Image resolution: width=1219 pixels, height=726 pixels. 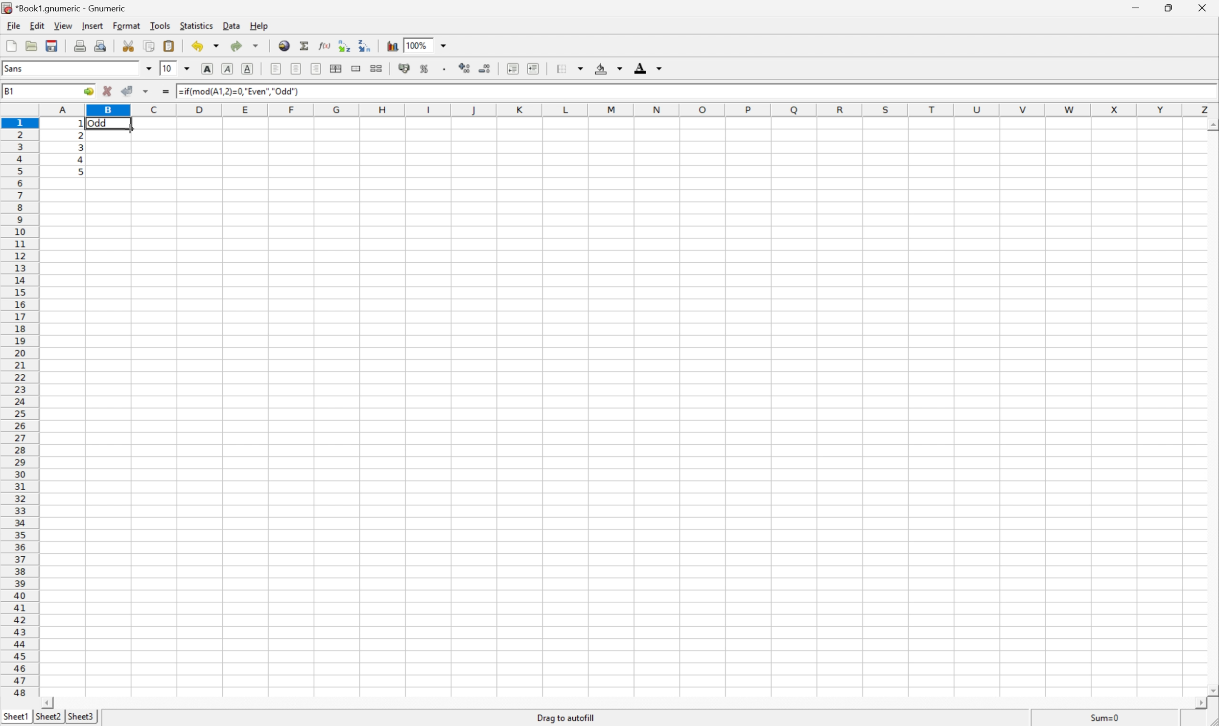 I want to click on Paste clipboard, so click(x=168, y=46).